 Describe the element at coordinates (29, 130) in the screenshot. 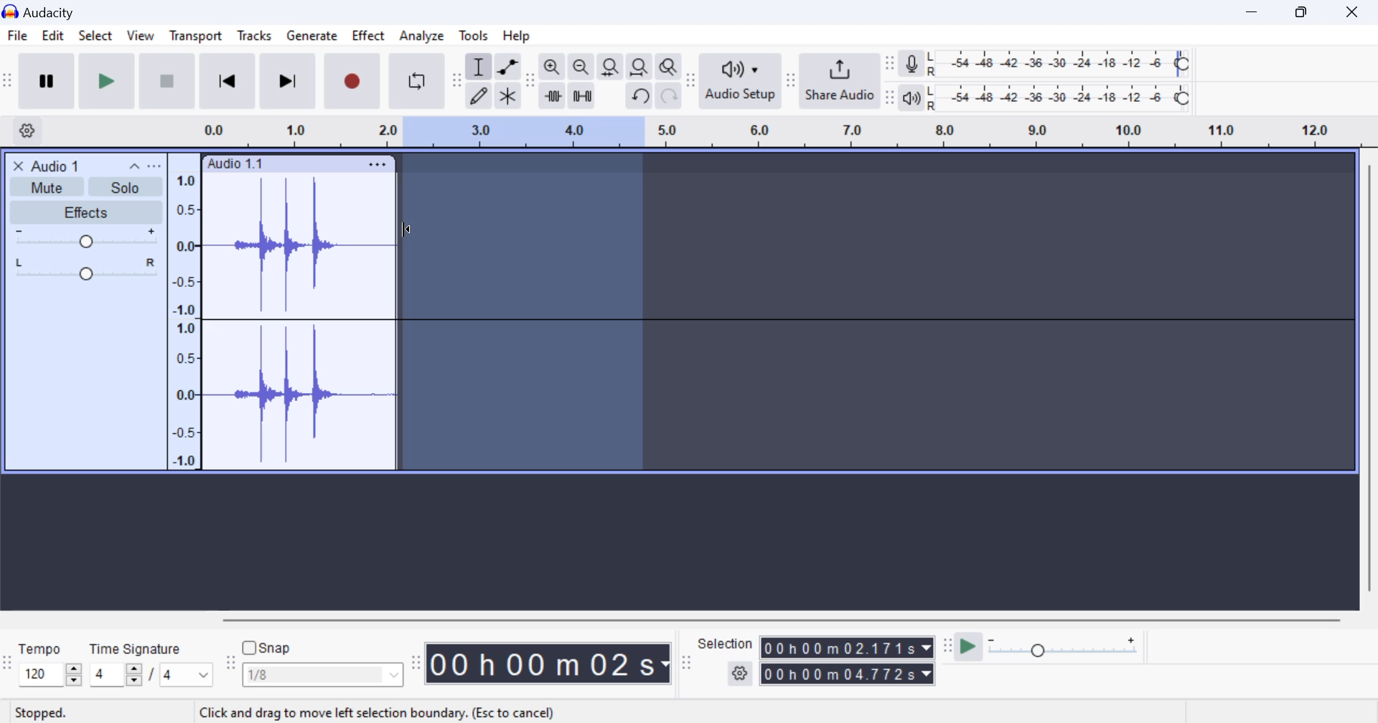

I see `Settings` at that location.